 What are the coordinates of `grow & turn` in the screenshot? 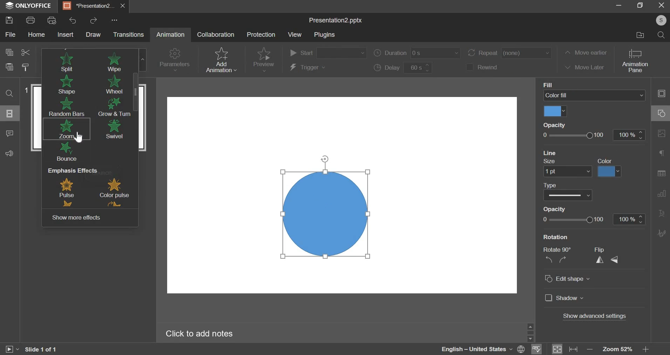 It's located at (114, 106).